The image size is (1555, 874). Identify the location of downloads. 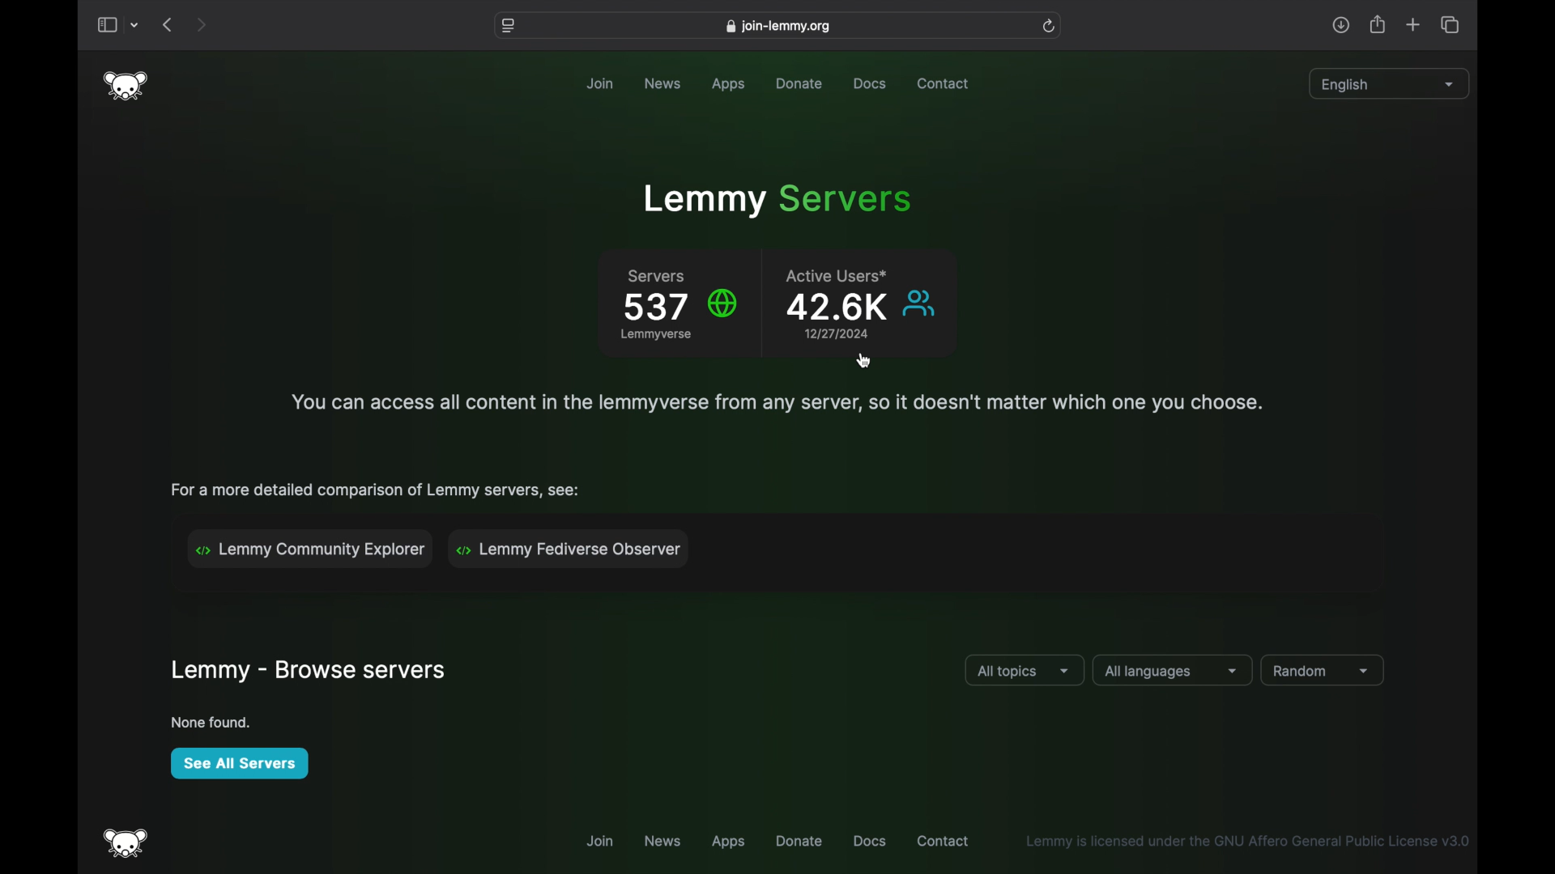
(1341, 24).